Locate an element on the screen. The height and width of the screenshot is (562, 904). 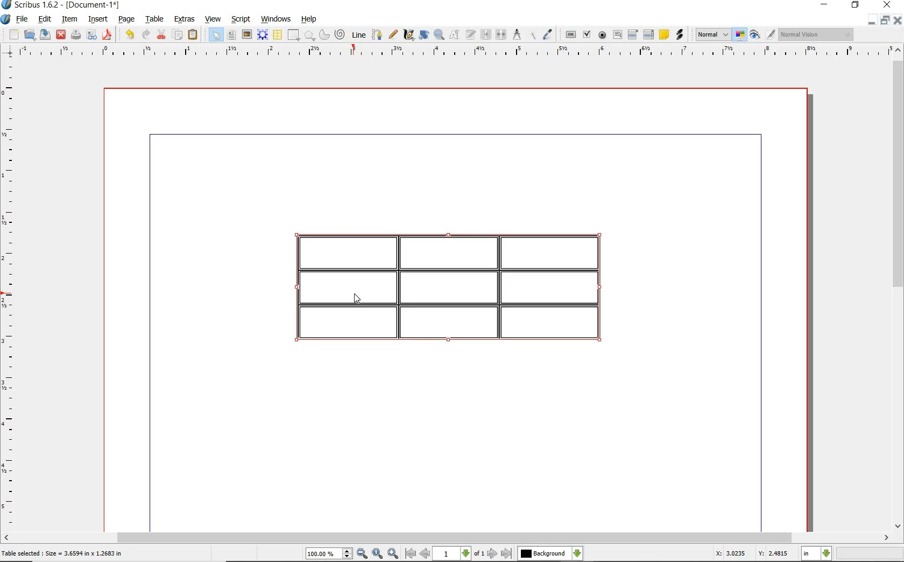
save is located at coordinates (45, 34).